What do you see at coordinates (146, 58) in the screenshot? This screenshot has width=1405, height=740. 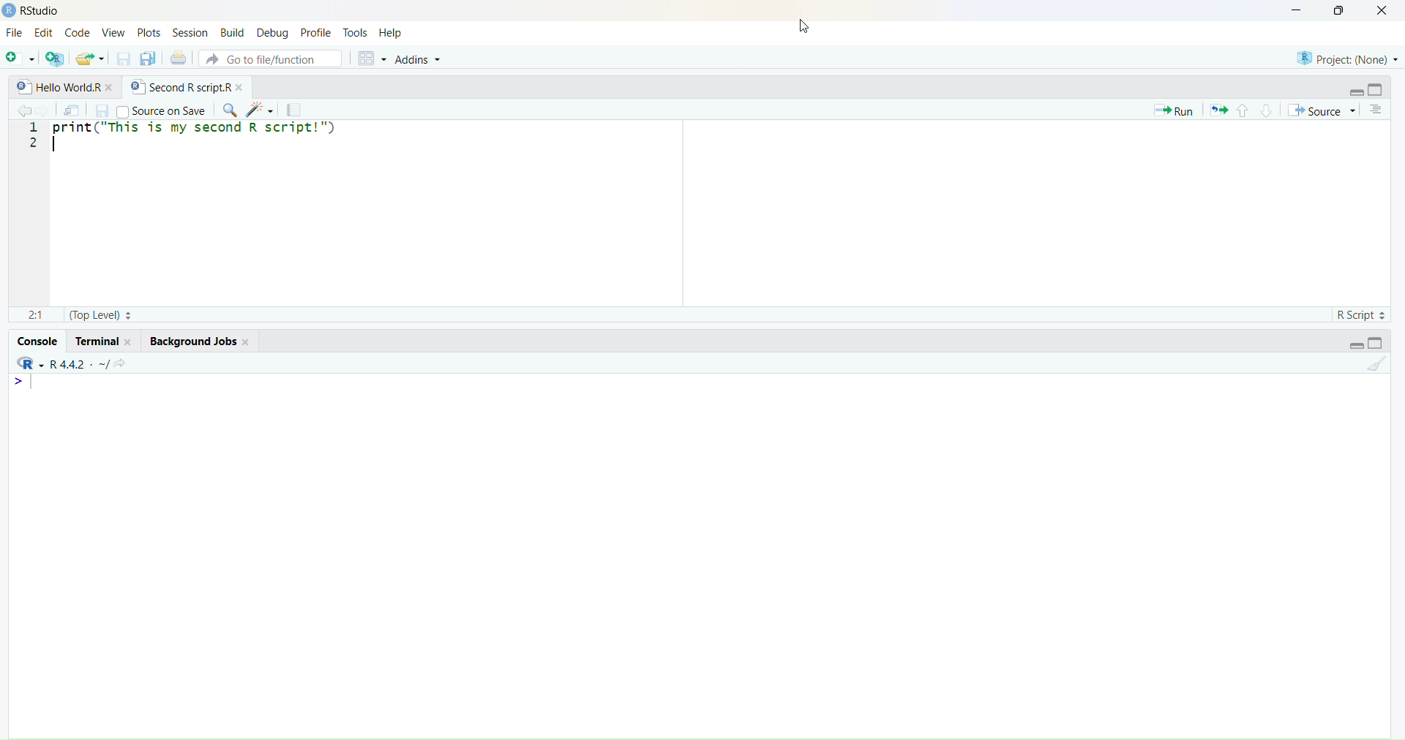 I see `Save all open documents (Ctrl + Alt + S)` at bounding box center [146, 58].